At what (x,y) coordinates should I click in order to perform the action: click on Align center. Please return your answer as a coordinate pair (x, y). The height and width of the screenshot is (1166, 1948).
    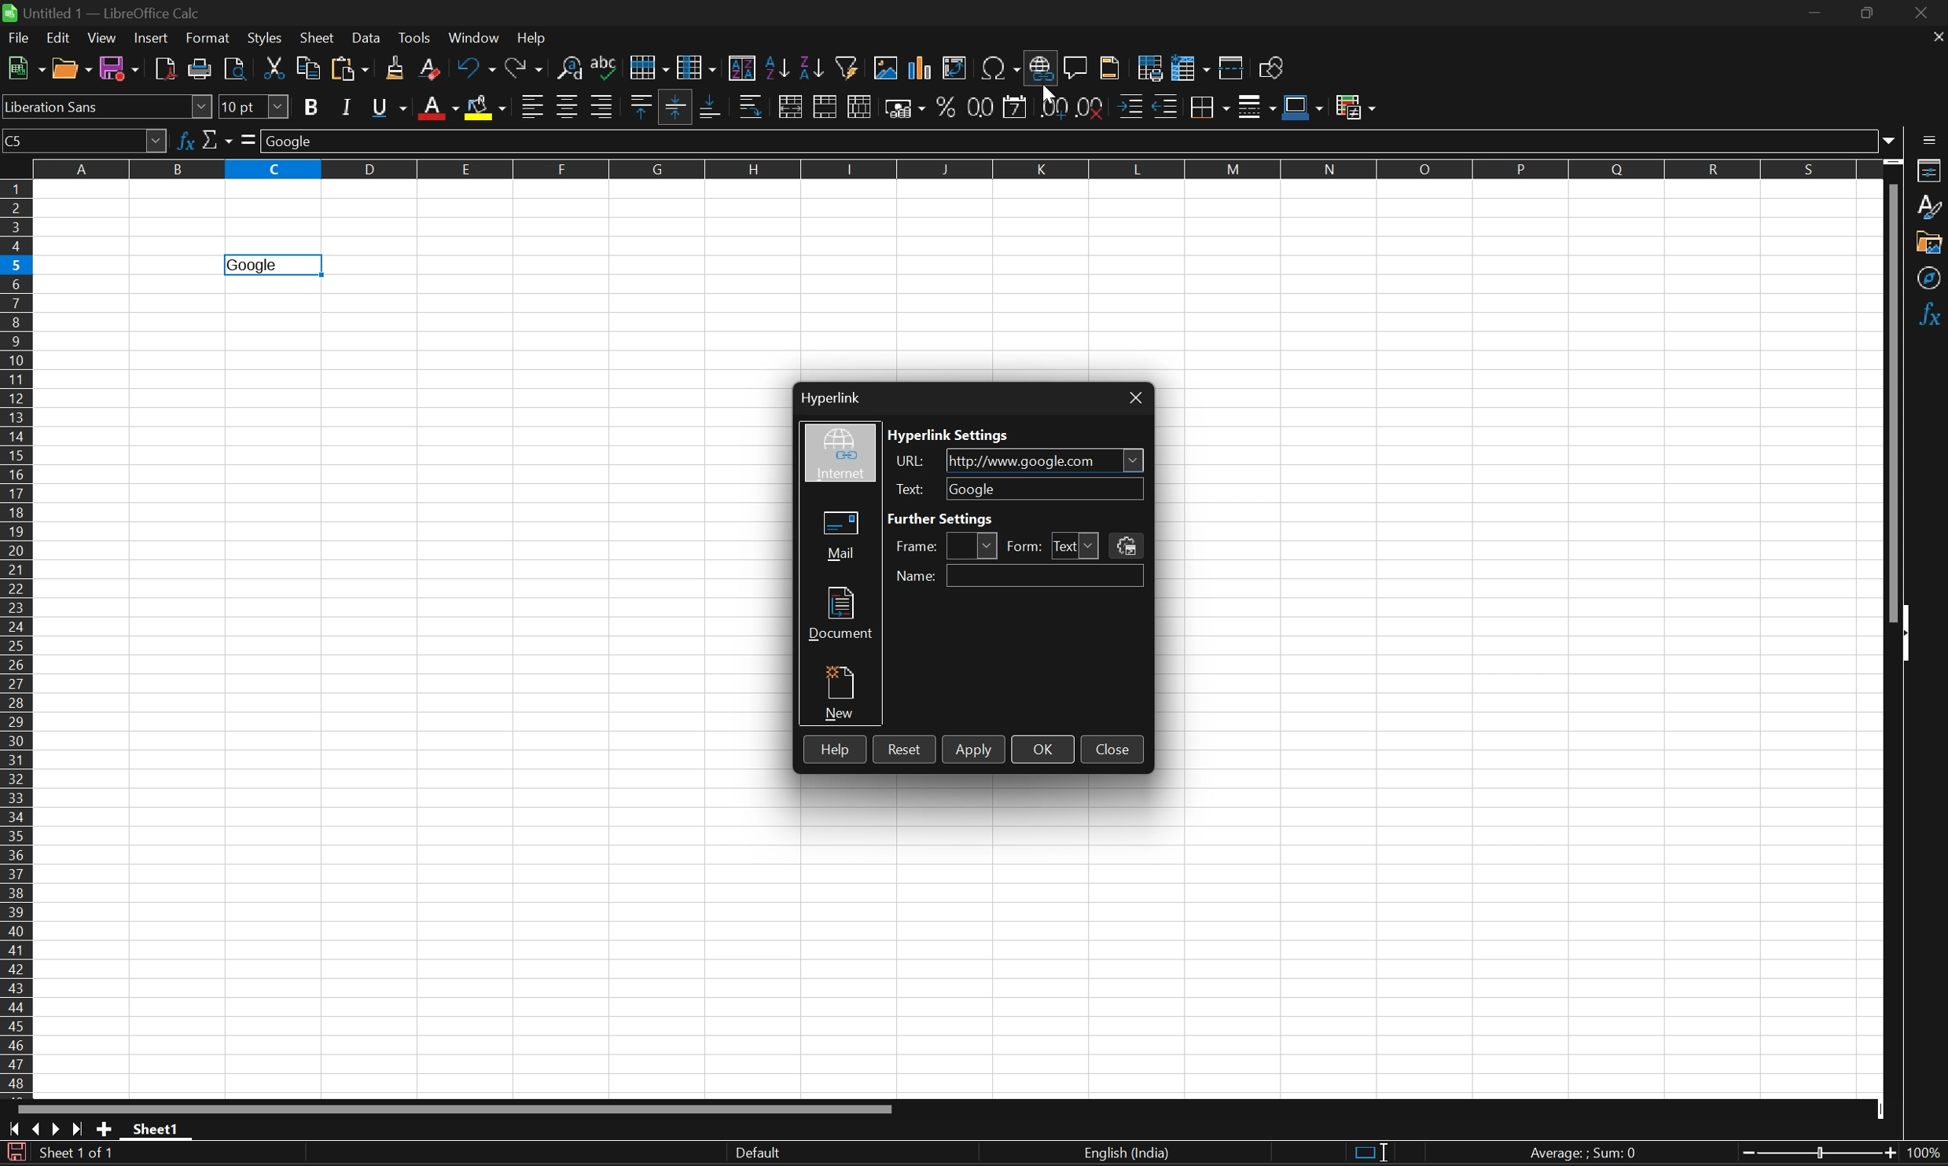
    Looking at the image, I should click on (571, 108).